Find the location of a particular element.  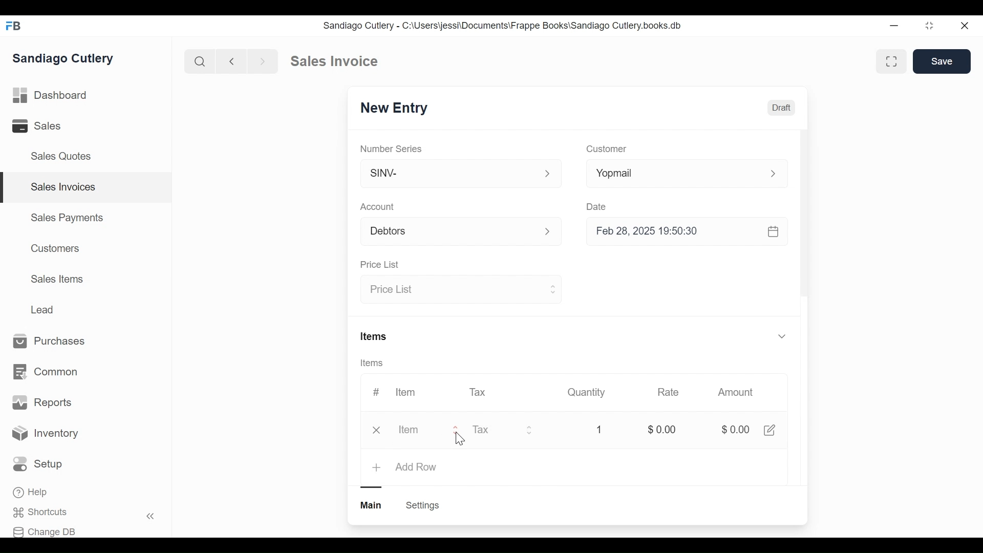

Dashboard is located at coordinates (51, 94).